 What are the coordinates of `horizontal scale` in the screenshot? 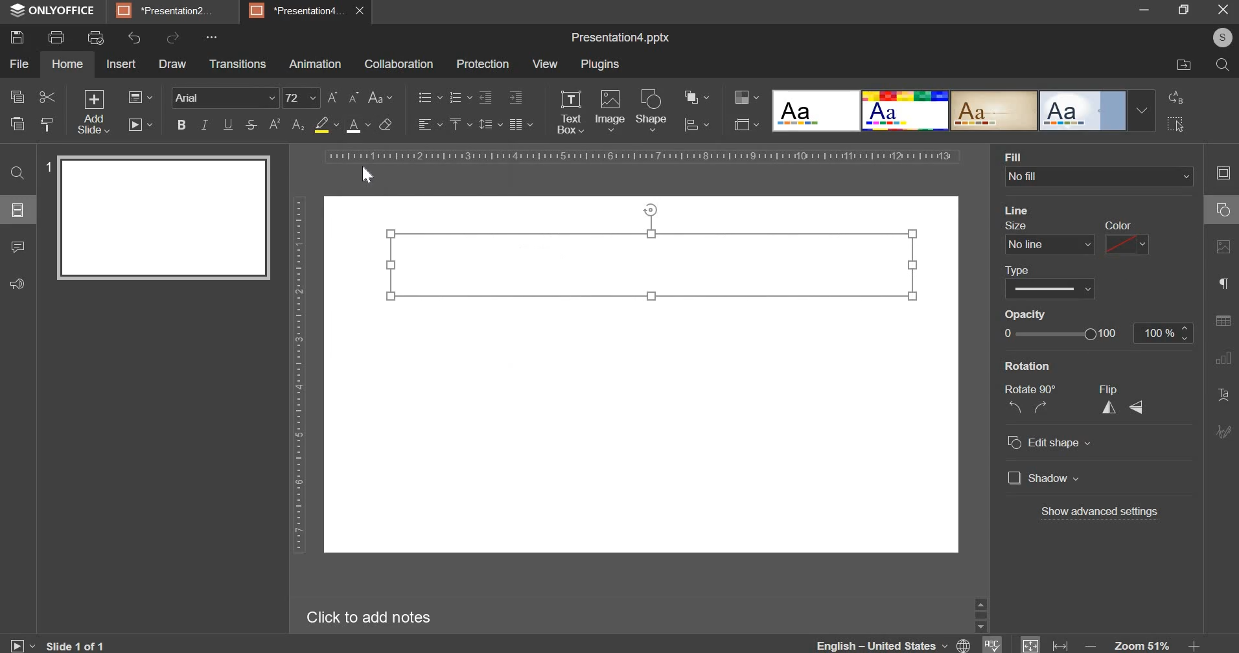 It's located at (645, 157).